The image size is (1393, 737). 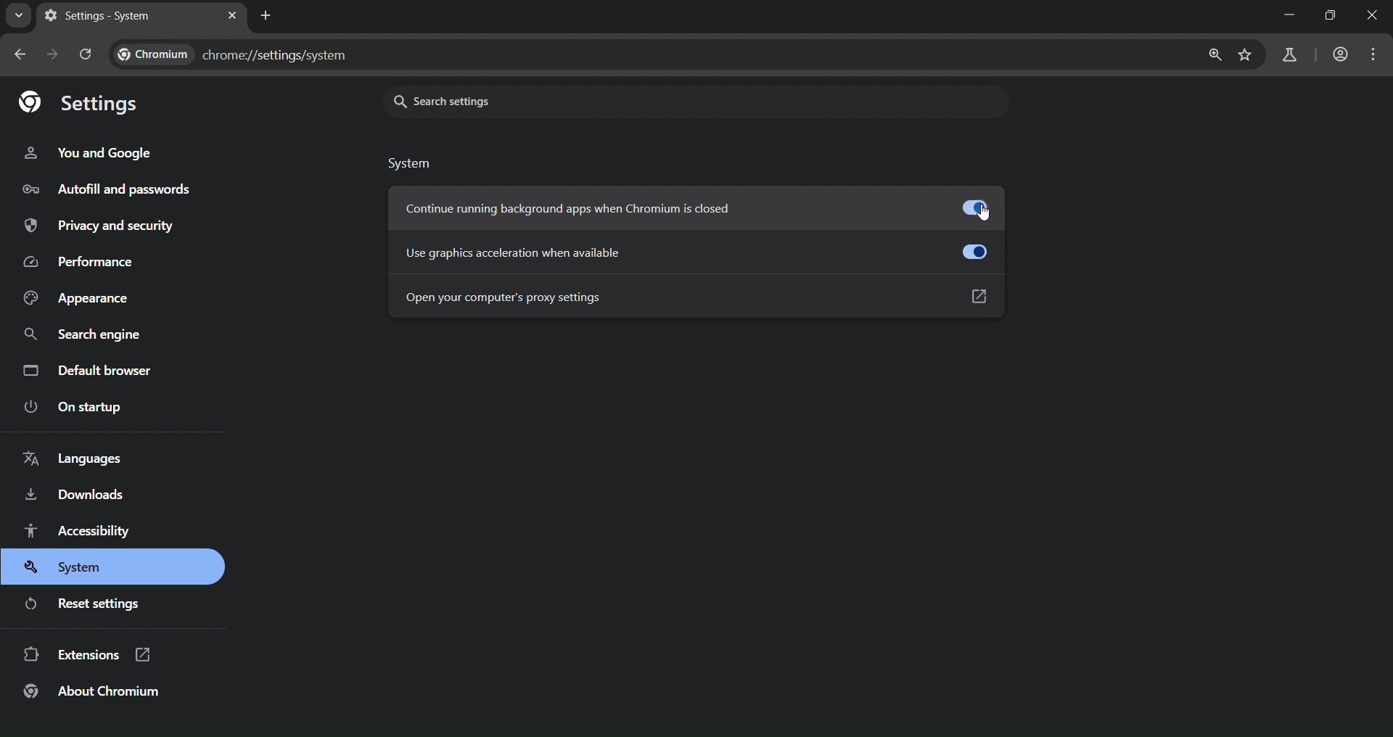 What do you see at coordinates (231, 53) in the screenshot?
I see `chrome://settings/system` at bounding box center [231, 53].